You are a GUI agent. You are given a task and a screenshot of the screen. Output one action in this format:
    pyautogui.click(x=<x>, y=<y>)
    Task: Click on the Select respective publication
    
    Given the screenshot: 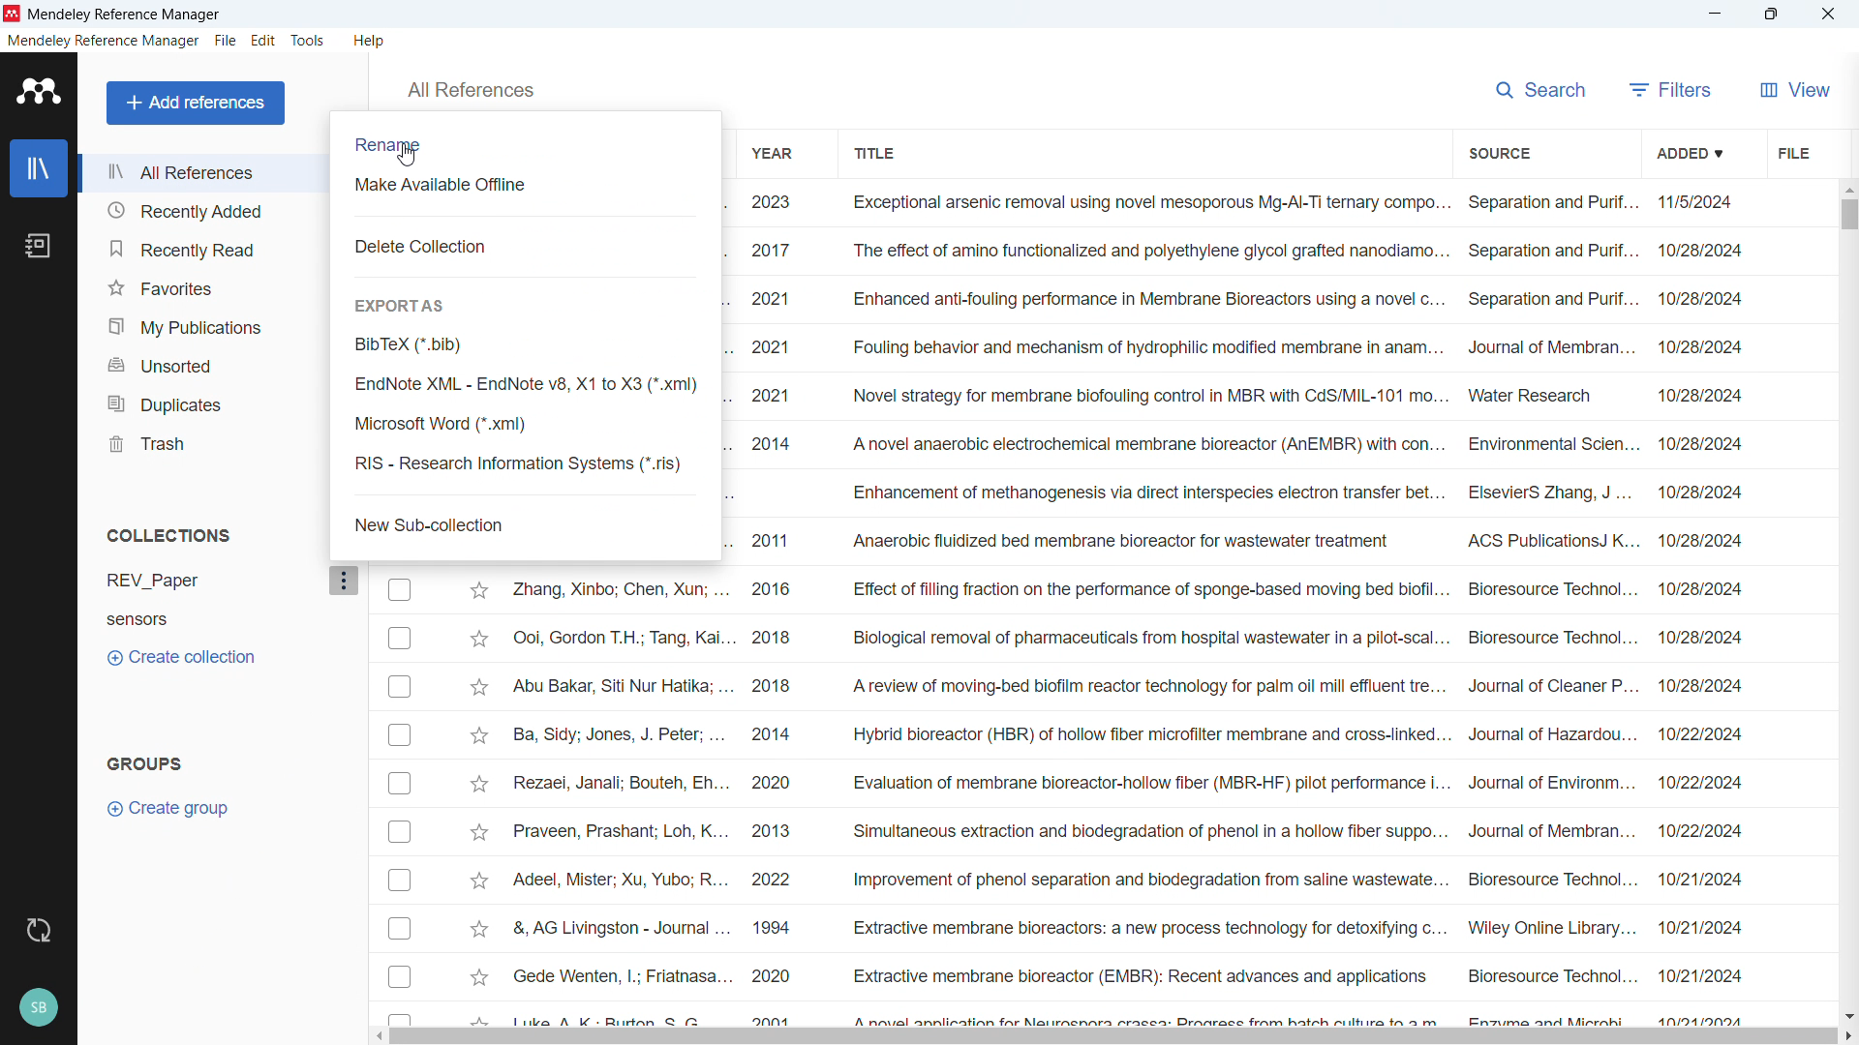 What is the action you would take?
    pyautogui.click(x=400, y=639)
    